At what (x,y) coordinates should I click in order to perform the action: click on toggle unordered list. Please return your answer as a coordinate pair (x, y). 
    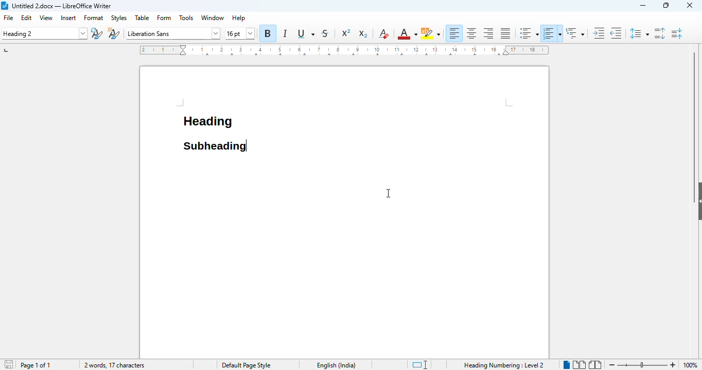
    Looking at the image, I should click on (528, 33).